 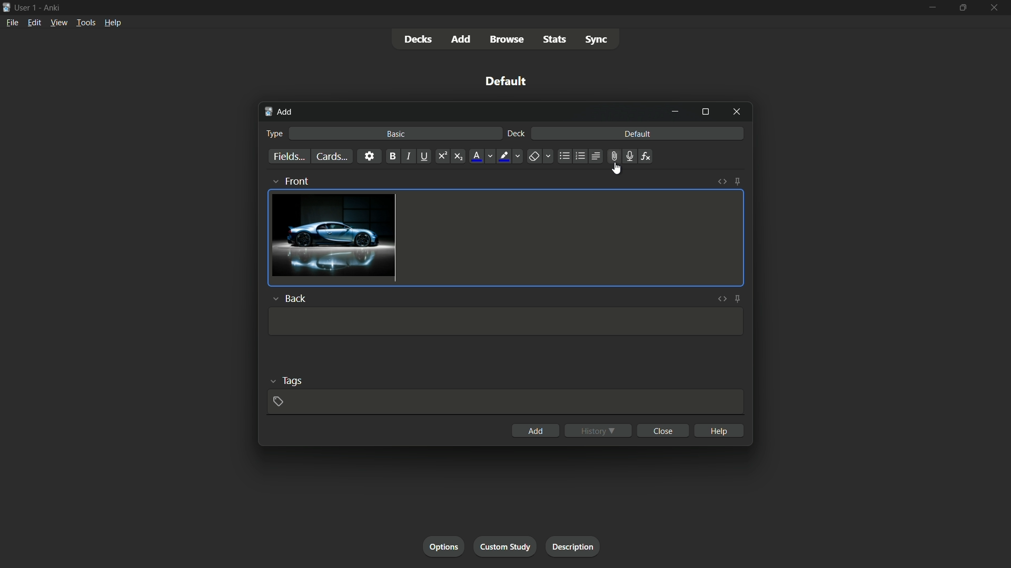 What do you see at coordinates (290, 297) in the screenshot?
I see `back` at bounding box center [290, 297].